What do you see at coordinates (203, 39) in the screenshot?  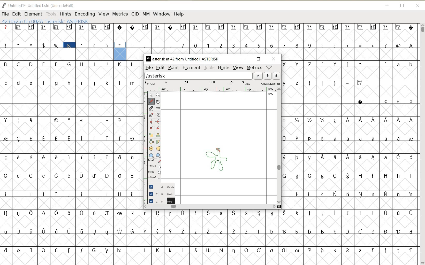 I see `GLYPHY SPECIAL CHARACTERS AND NUMBERS` at bounding box center [203, 39].